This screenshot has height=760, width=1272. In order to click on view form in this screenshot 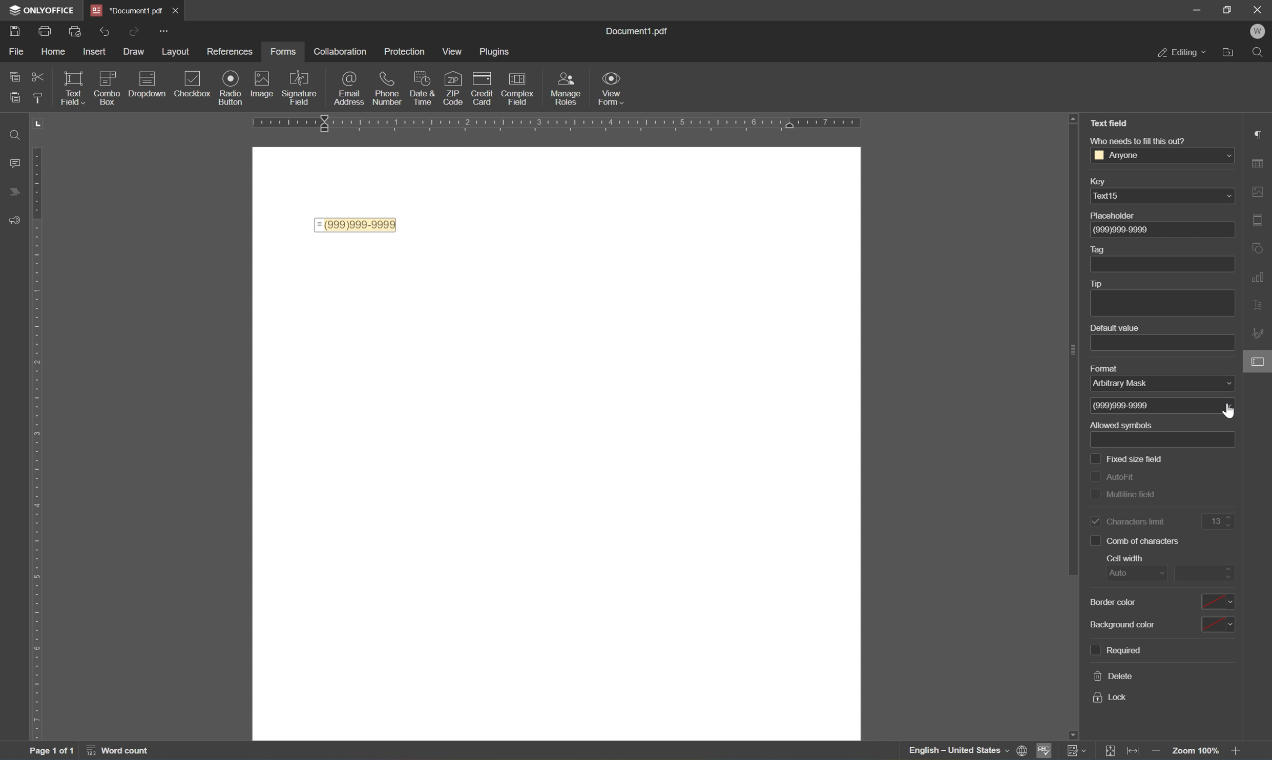, I will do `click(611, 87)`.